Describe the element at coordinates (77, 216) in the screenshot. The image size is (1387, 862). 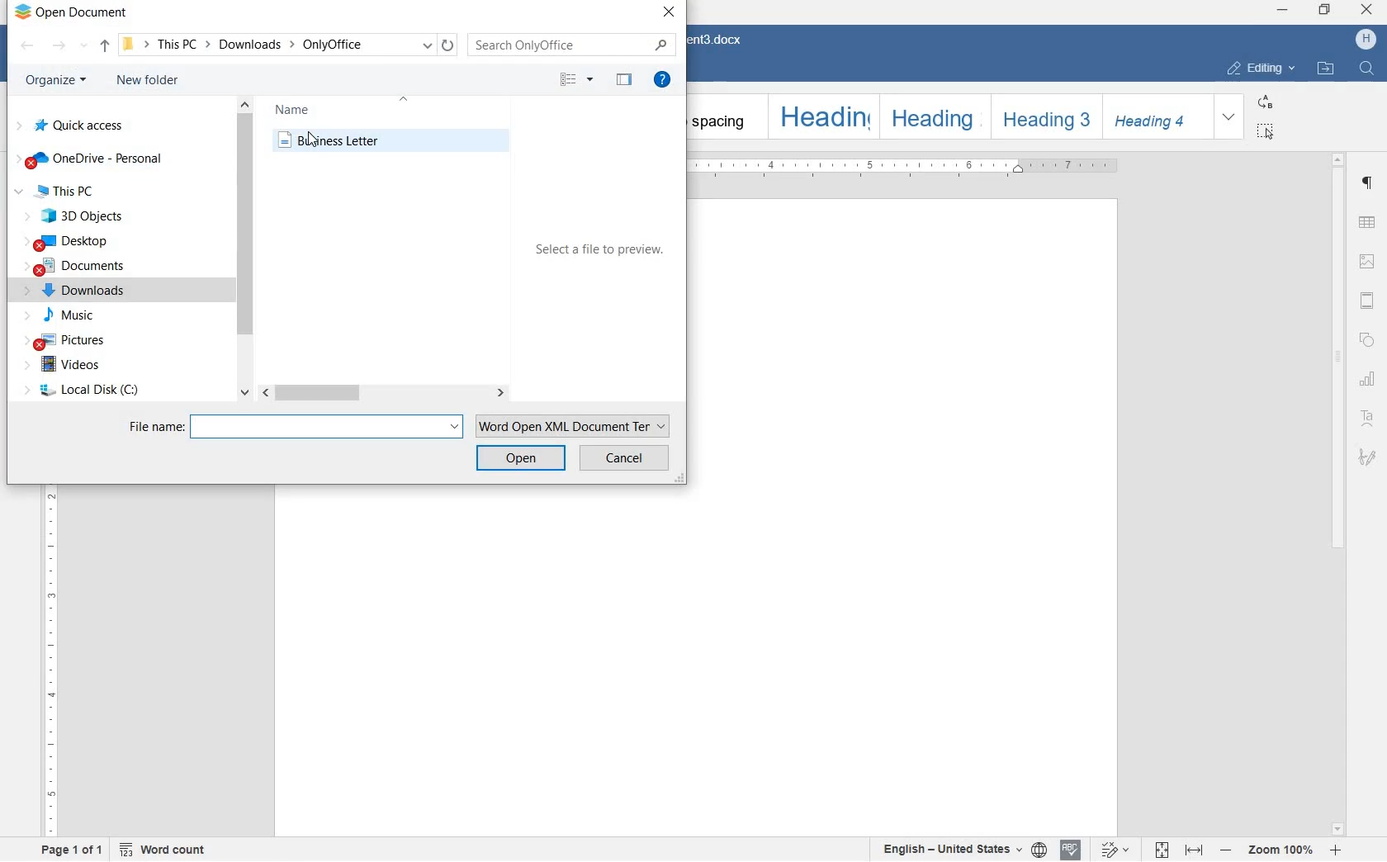
I see `3d objects` at that location.